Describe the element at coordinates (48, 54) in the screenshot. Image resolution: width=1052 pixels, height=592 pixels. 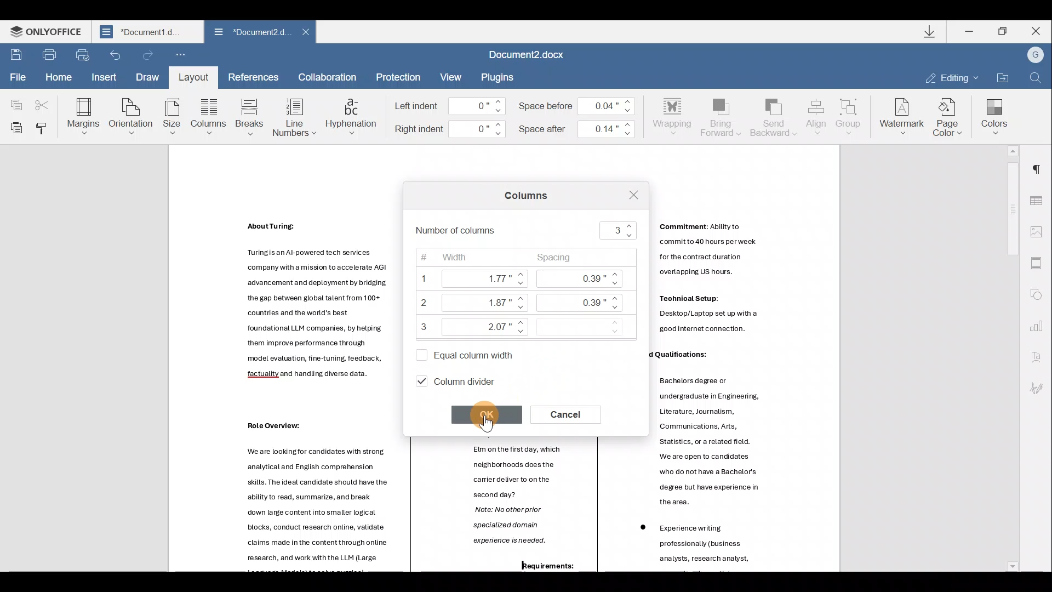
I see `Print file` at that location.